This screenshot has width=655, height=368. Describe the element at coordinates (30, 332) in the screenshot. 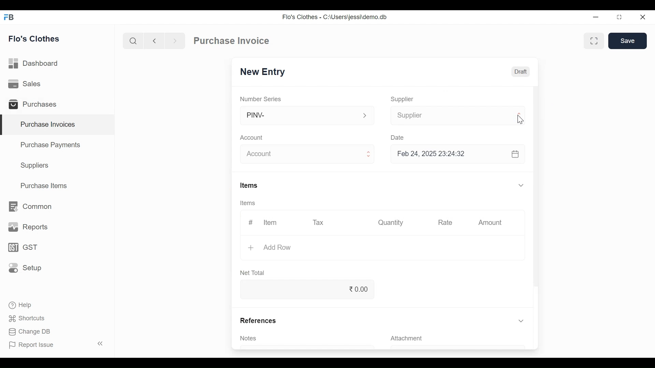

I see `Change DB` at that location.